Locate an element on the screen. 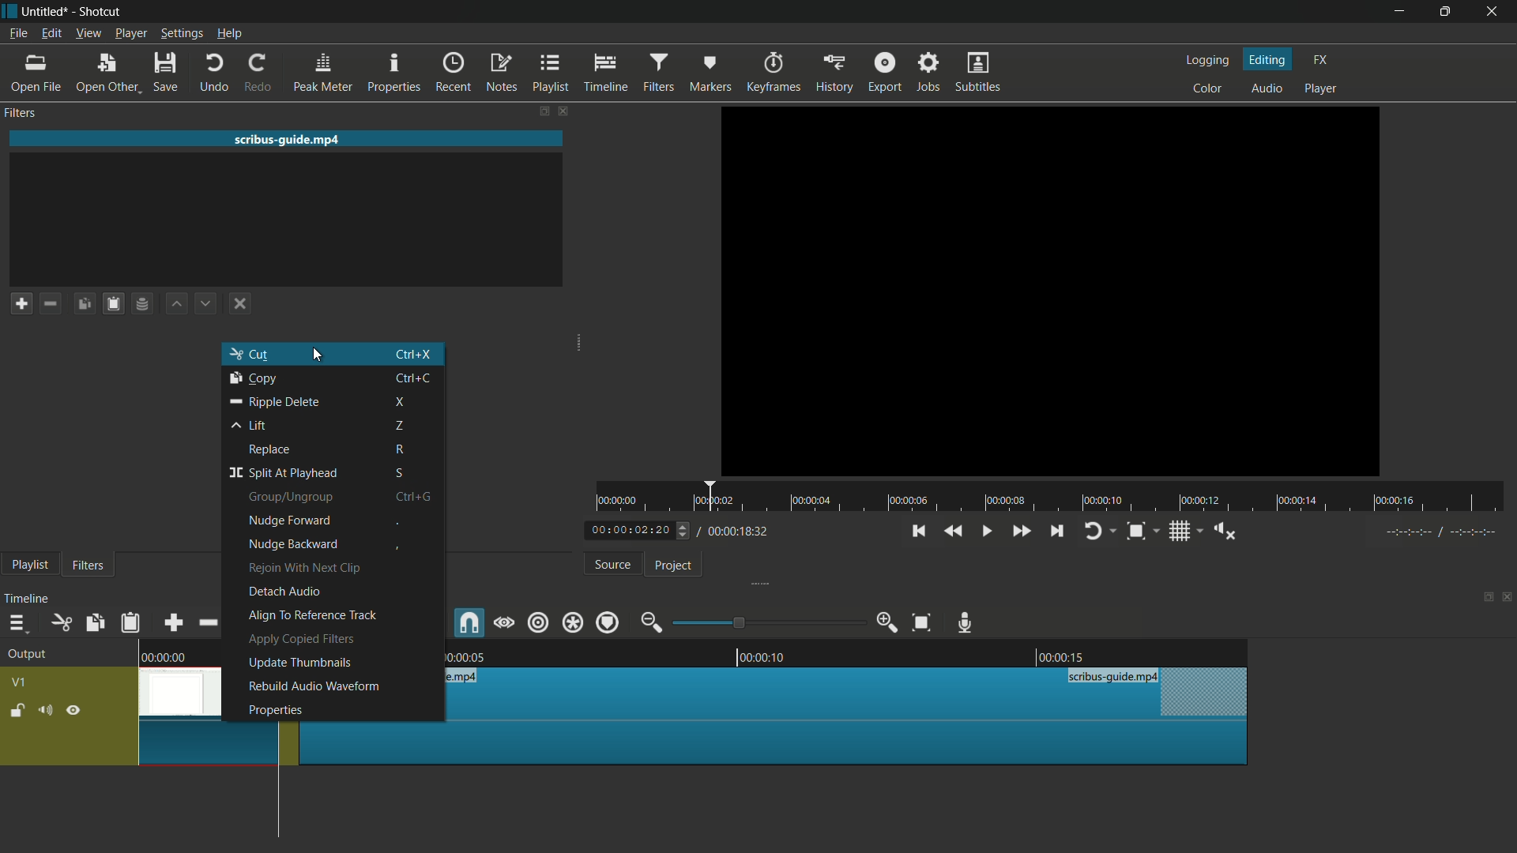  save is located at coordinates (164, 71).